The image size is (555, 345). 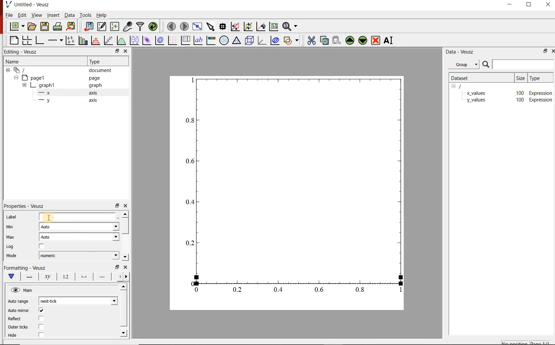 I want to click on previous options, so click(x=128, y=277).